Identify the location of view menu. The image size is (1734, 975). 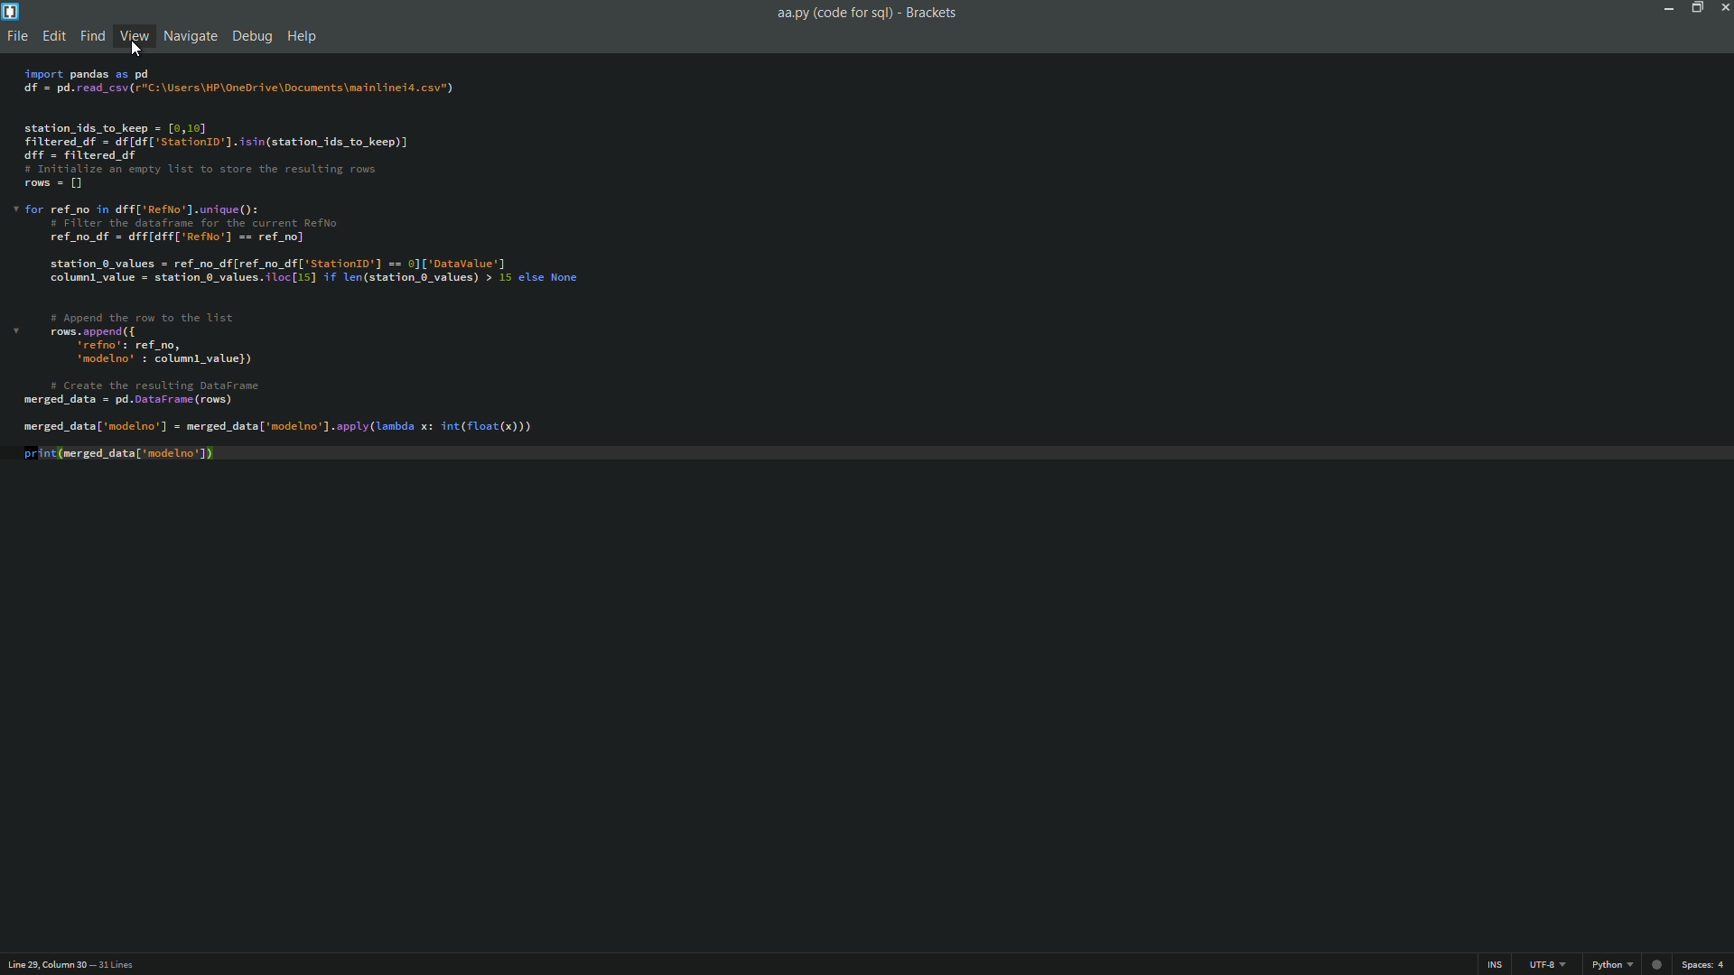
(134, 34).